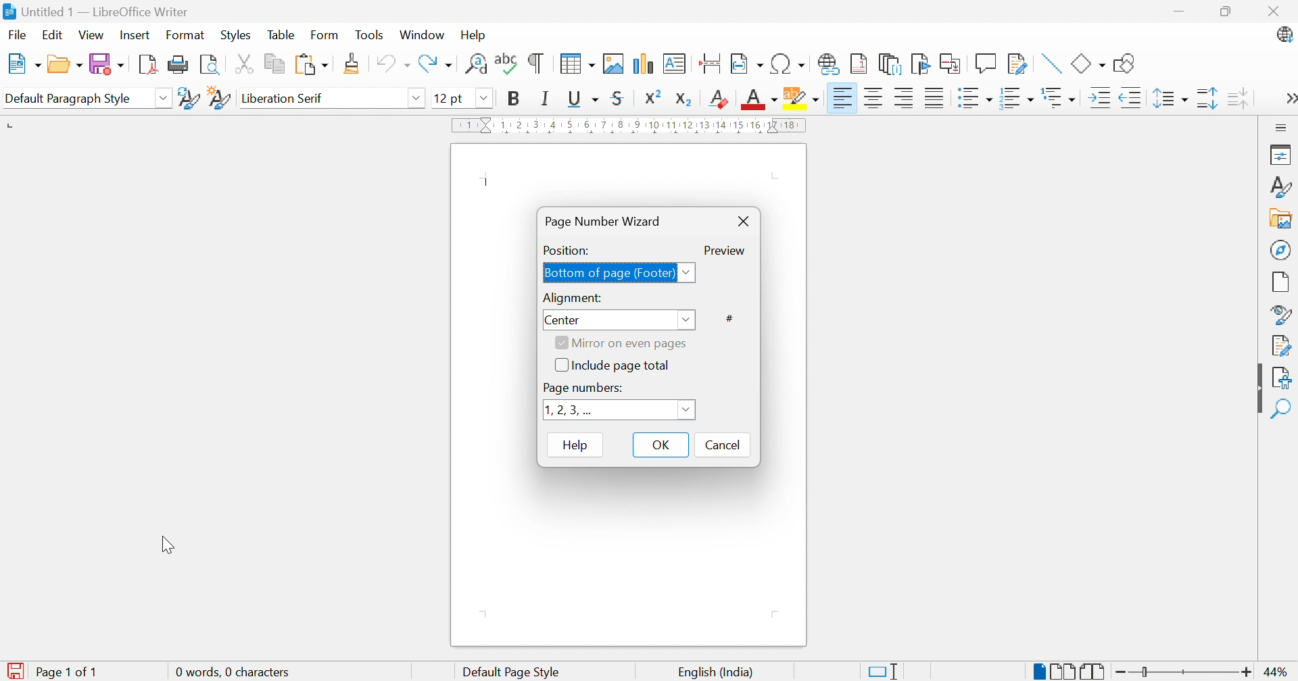 The height and width of the screenshot is (681, 1298). Describe the element at coordinates (617, 97) in the screenshot. I see `Strikethrough` at that location.